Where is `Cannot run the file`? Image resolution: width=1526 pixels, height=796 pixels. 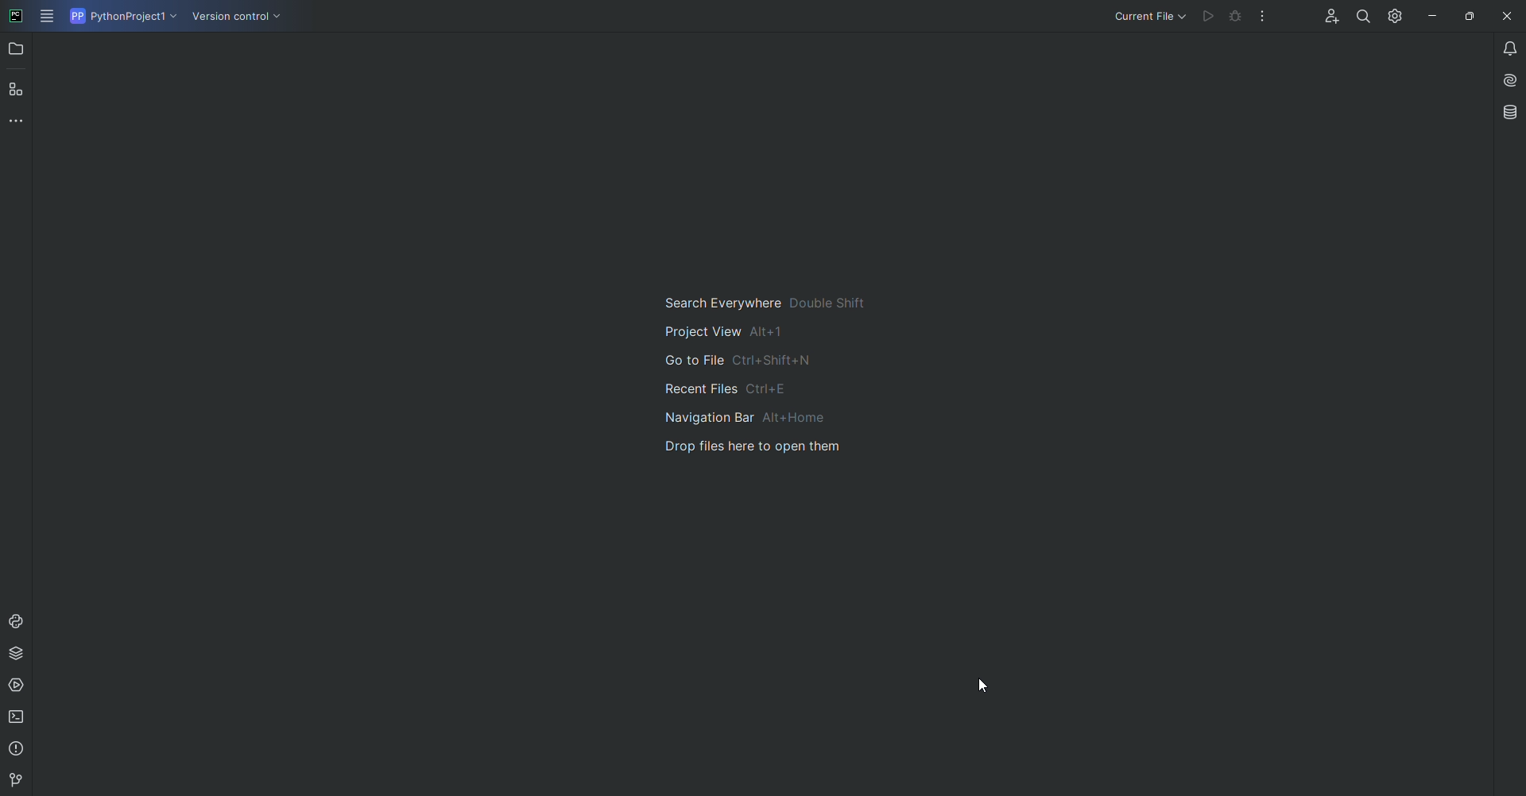 Cannot run the file is located at coordinates (1208, 17).